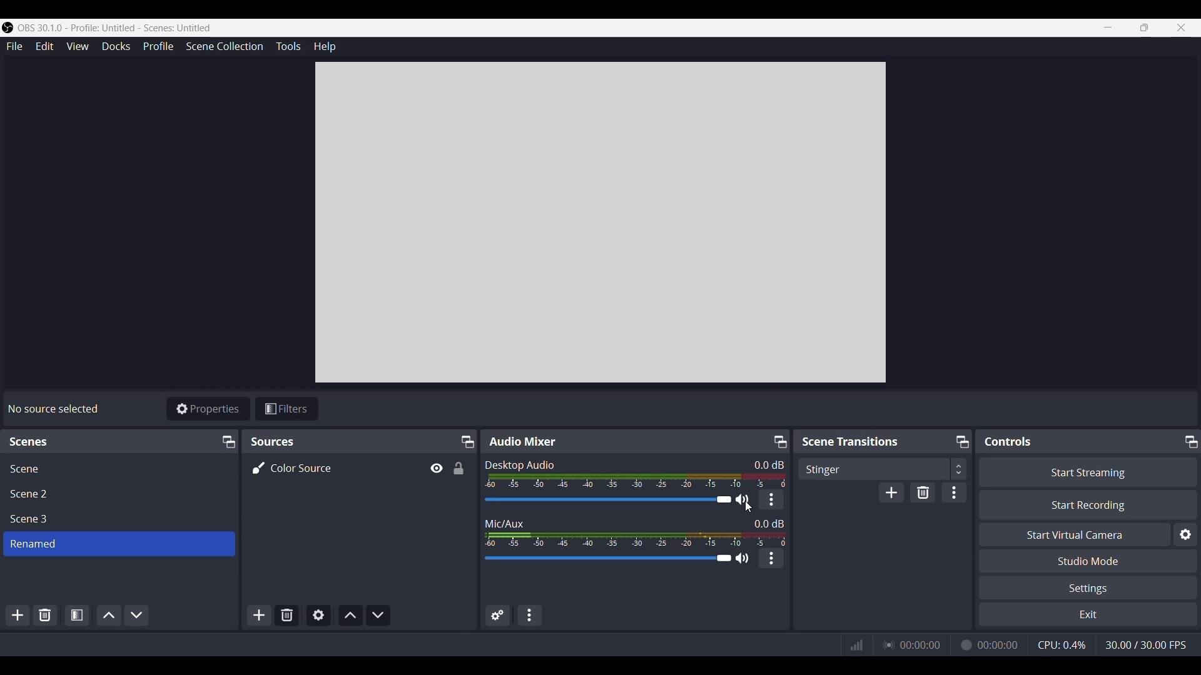  What do you see at coordinates (963, 442) in the screenshot?
I see `Float Scene transitions panel` at bounding box center [963, 442].